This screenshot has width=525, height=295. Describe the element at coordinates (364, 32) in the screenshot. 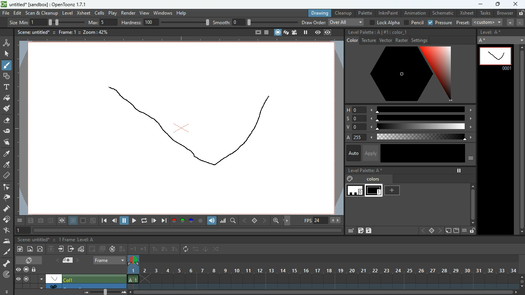

I see `cleanup palette` at that location.